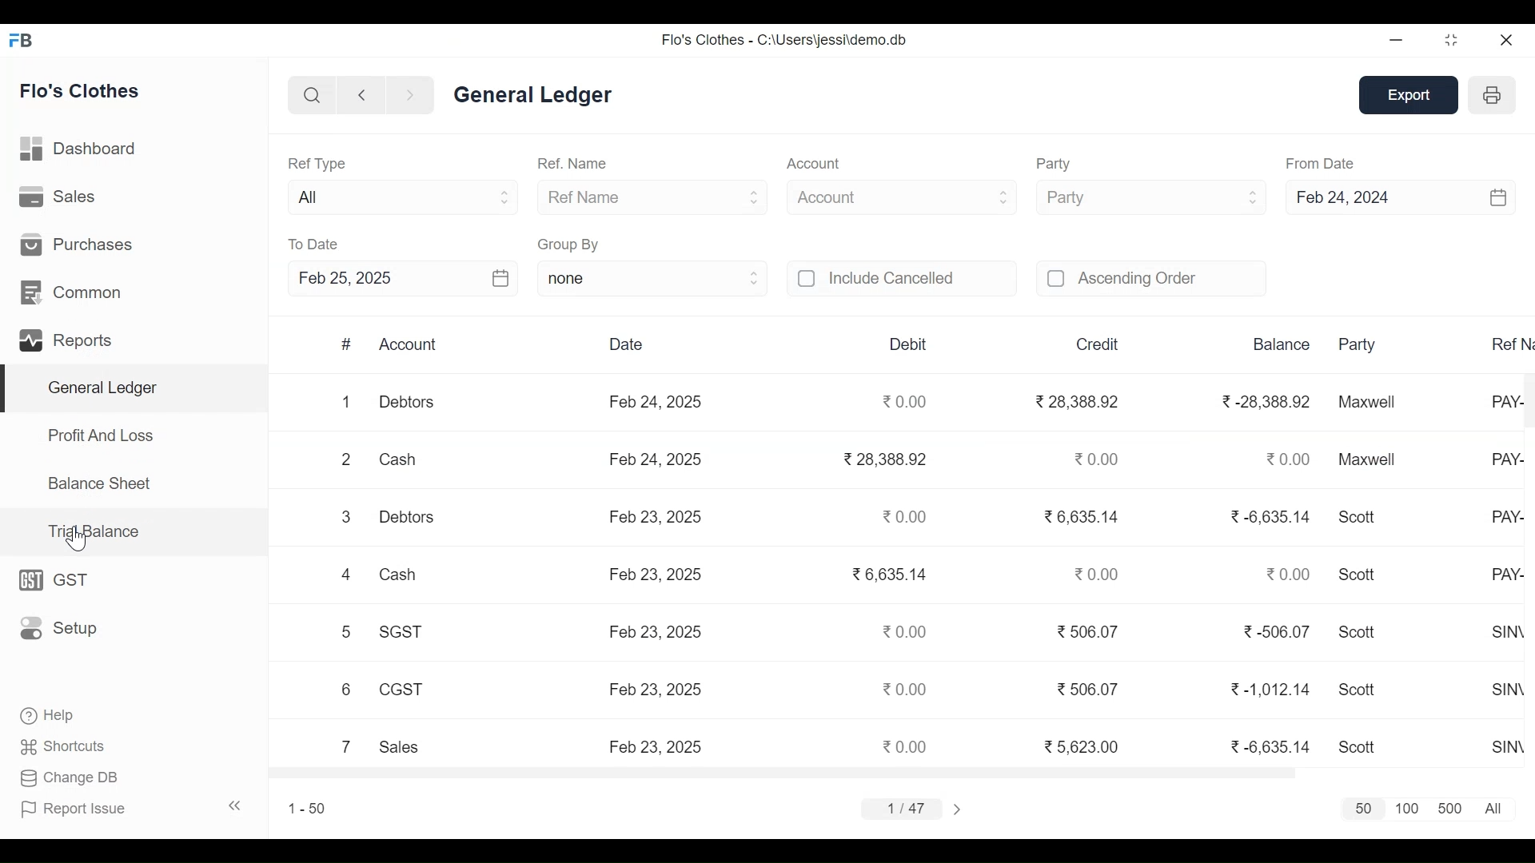 The width and height of the screenshot is (1535, 863). What do you see at coordinates (344, 517) in the screenshot?
I see `3` at bounding box center [344, 517].